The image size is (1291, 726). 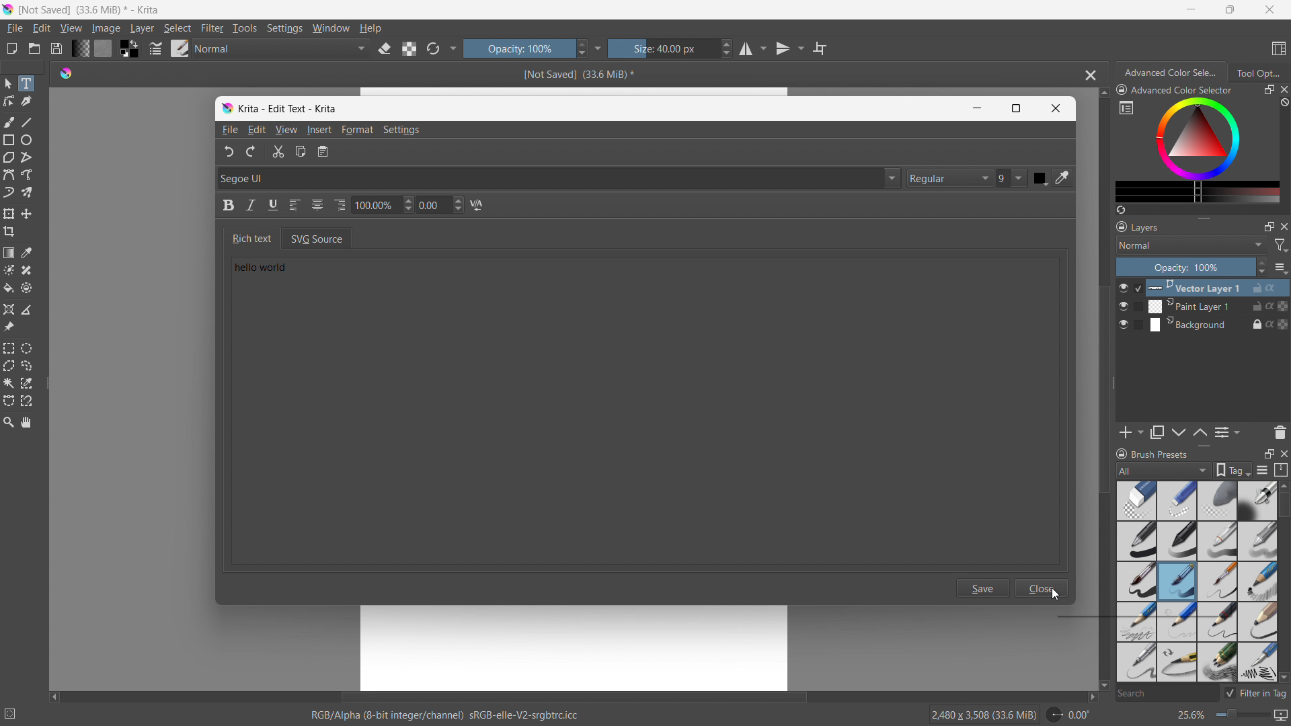 What do you see at coordinates (92, 9) in the screenshot?
I see `not saved (33.5 MB)* - Krita` at bounding box center [92, 9].